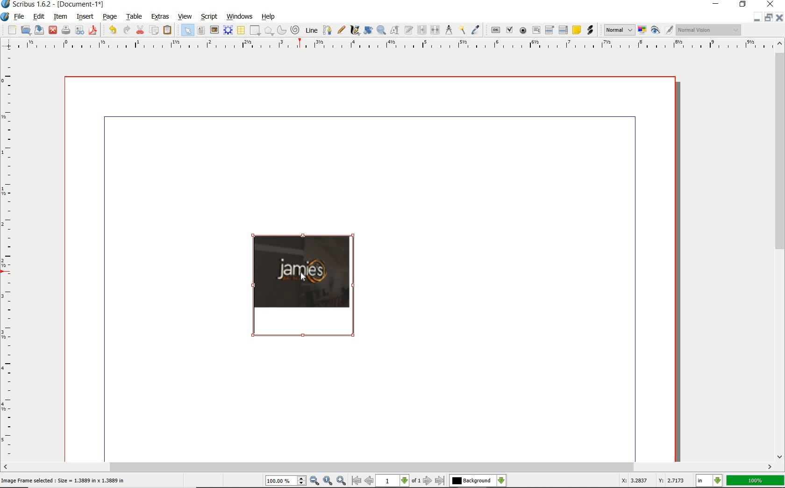 This screenshot has width=785, height=488. Describe the element at coordinates (306, 481) in the screenshot. I see `zoom in/zoom to/zoom out` at that location.